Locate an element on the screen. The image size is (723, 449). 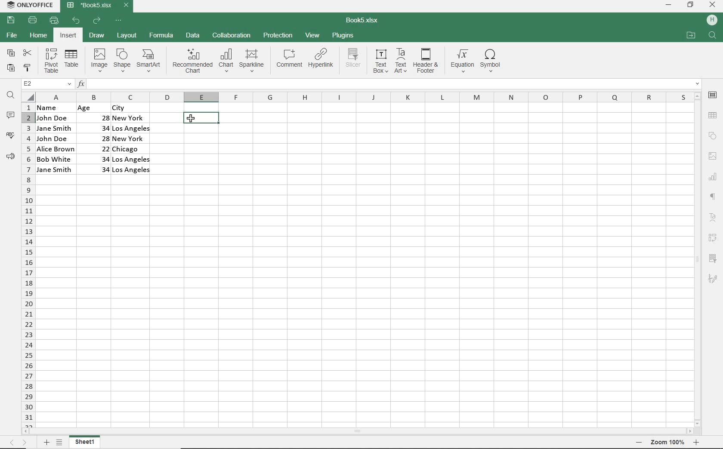
John Doe is located at coordinates (52, 118).